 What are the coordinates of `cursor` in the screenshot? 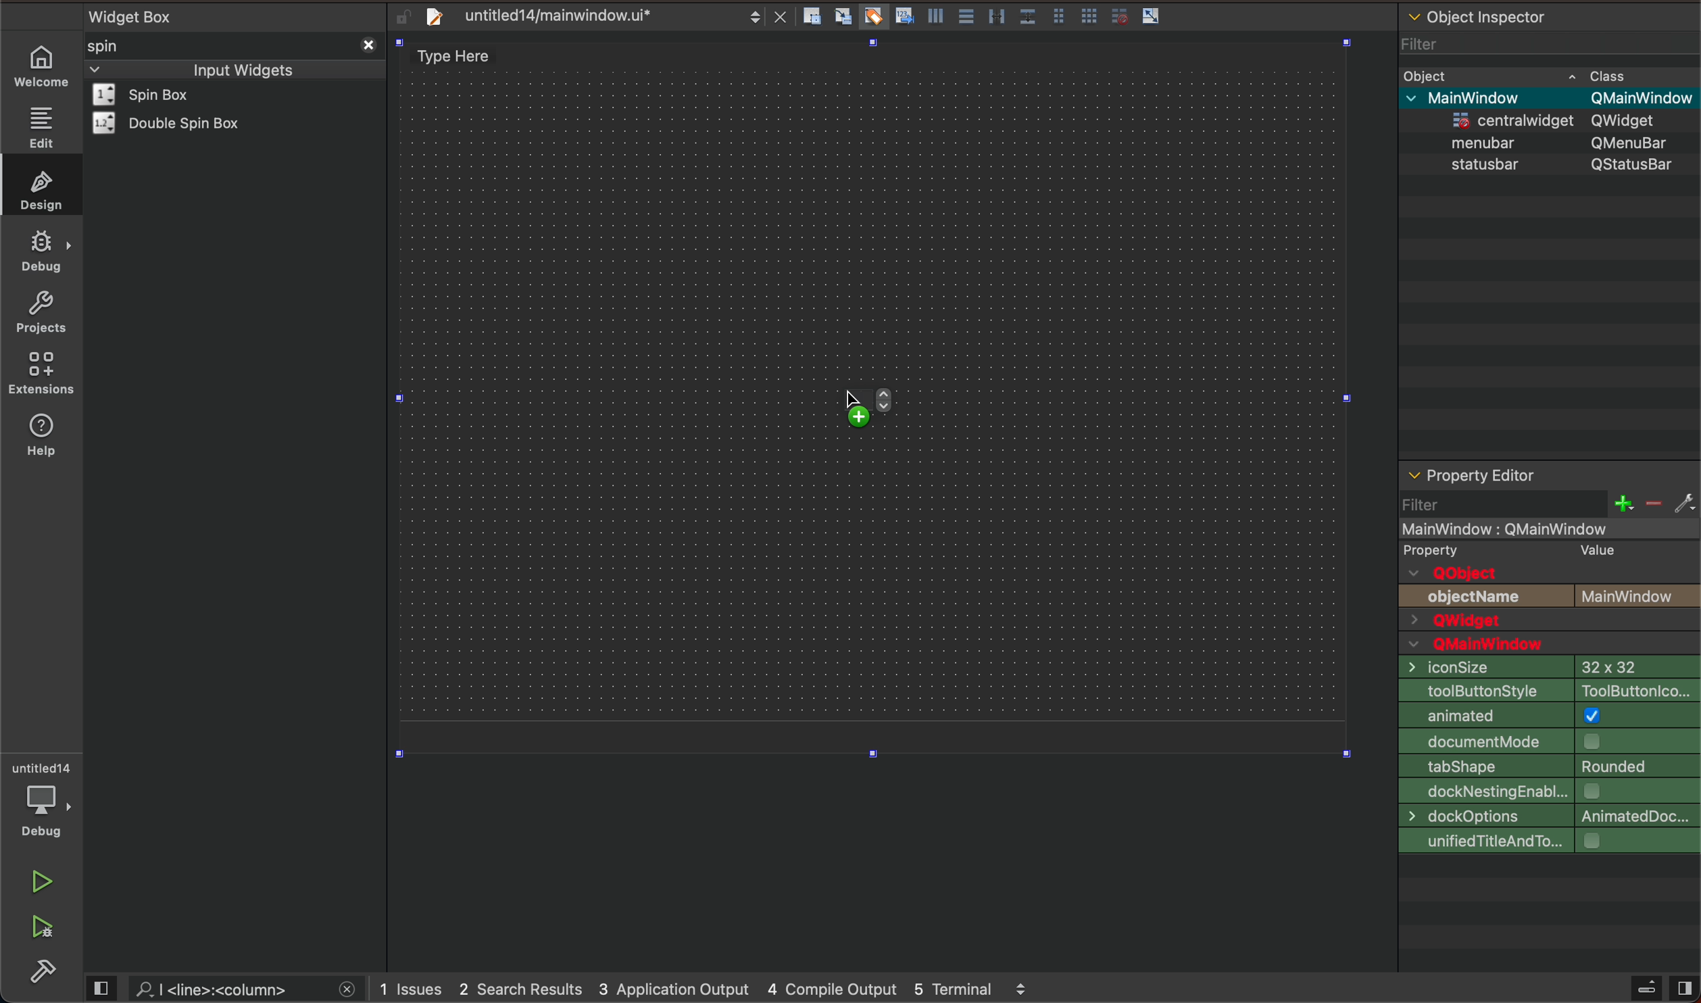 It's located at (852, 403).